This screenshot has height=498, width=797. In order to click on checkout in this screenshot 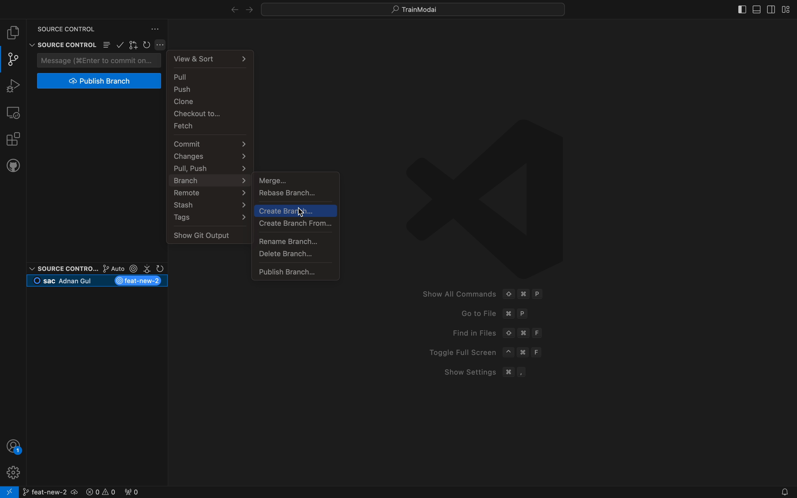, I will do `click(210, 114)`.